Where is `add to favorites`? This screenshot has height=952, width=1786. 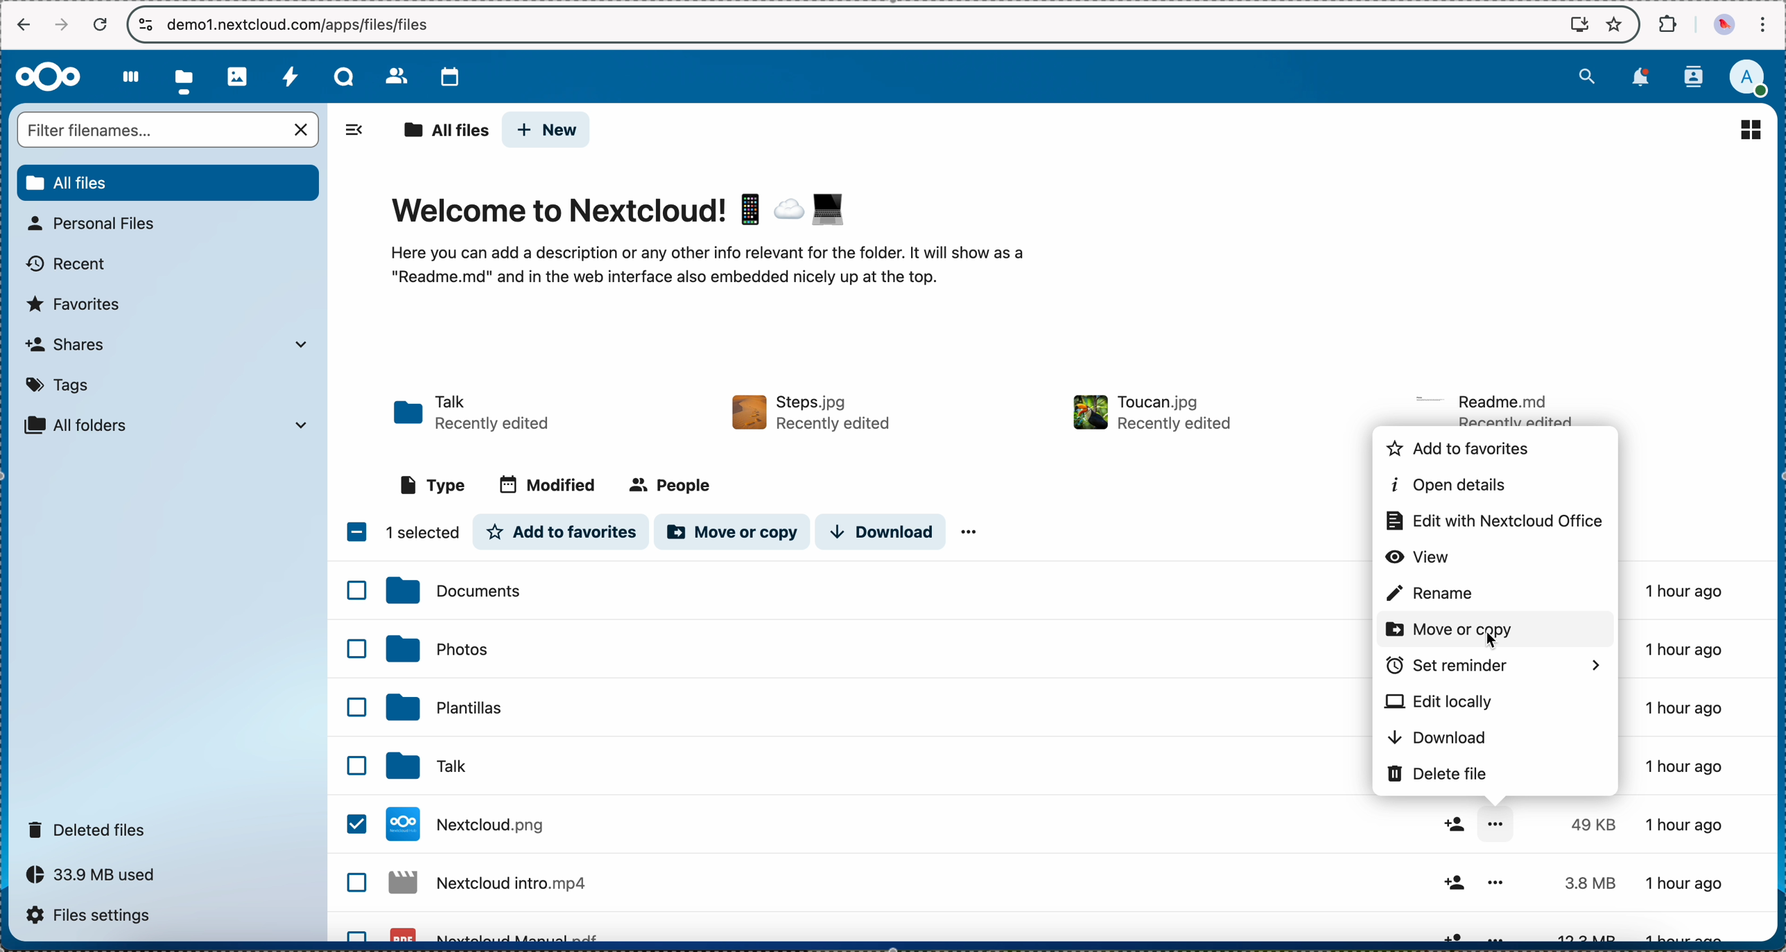 add to favorites is located at coordinates (564, 533).